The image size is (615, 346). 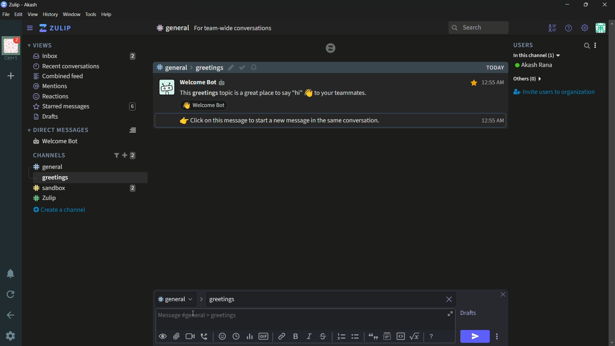 What do you see at coordinates (330, 48) in the screenshot?
I see `Zulip logo` at bounding box center [330, 48].